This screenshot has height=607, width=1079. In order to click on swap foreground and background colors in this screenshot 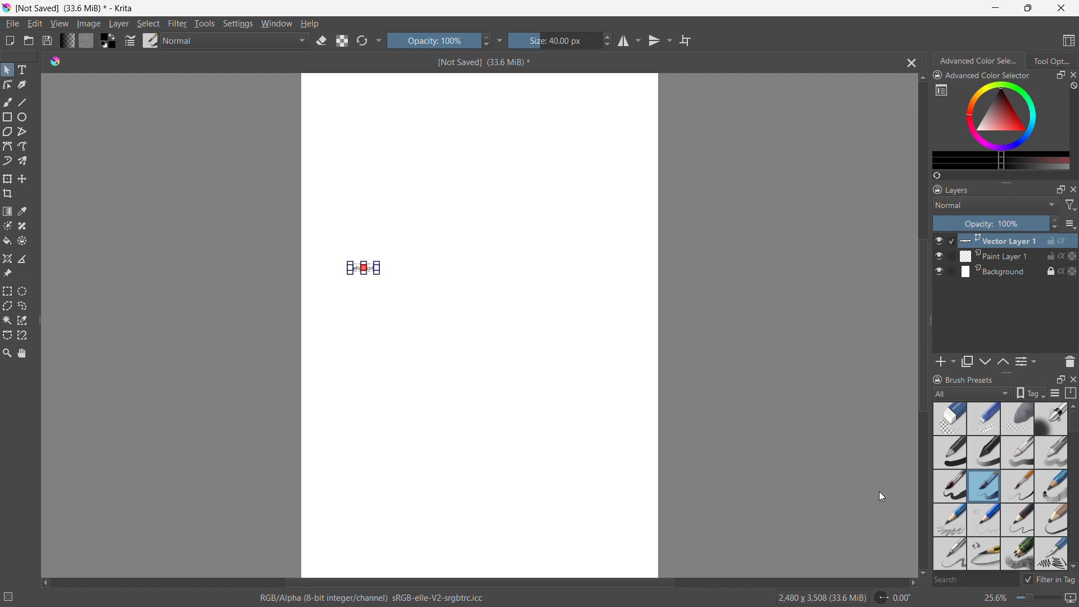, I will do `click(108, 41)`.